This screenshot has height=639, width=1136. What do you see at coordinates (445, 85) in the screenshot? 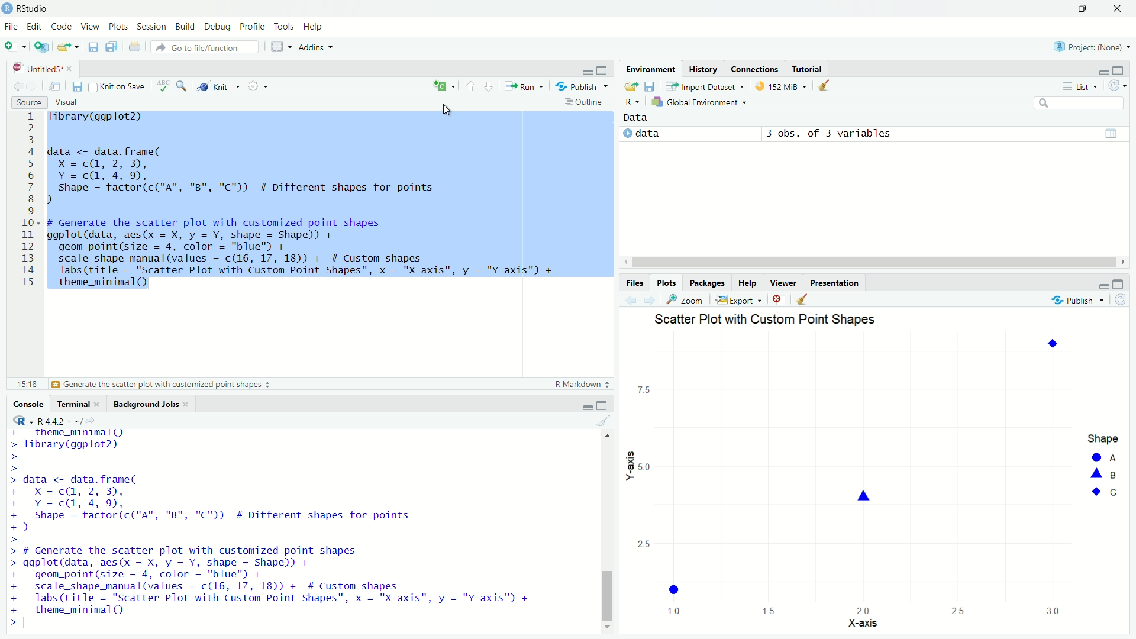
I see `insert a new code/chunk` at bounding box center [445, 85].